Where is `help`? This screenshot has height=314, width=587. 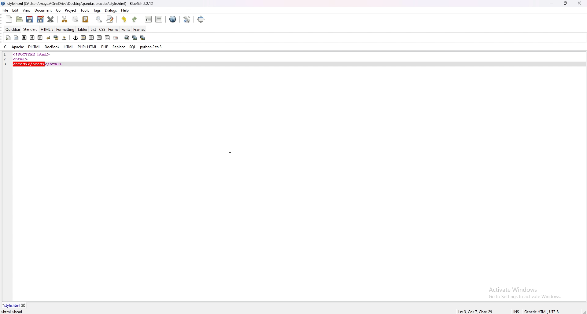
help is located at coordinates (124, 10).